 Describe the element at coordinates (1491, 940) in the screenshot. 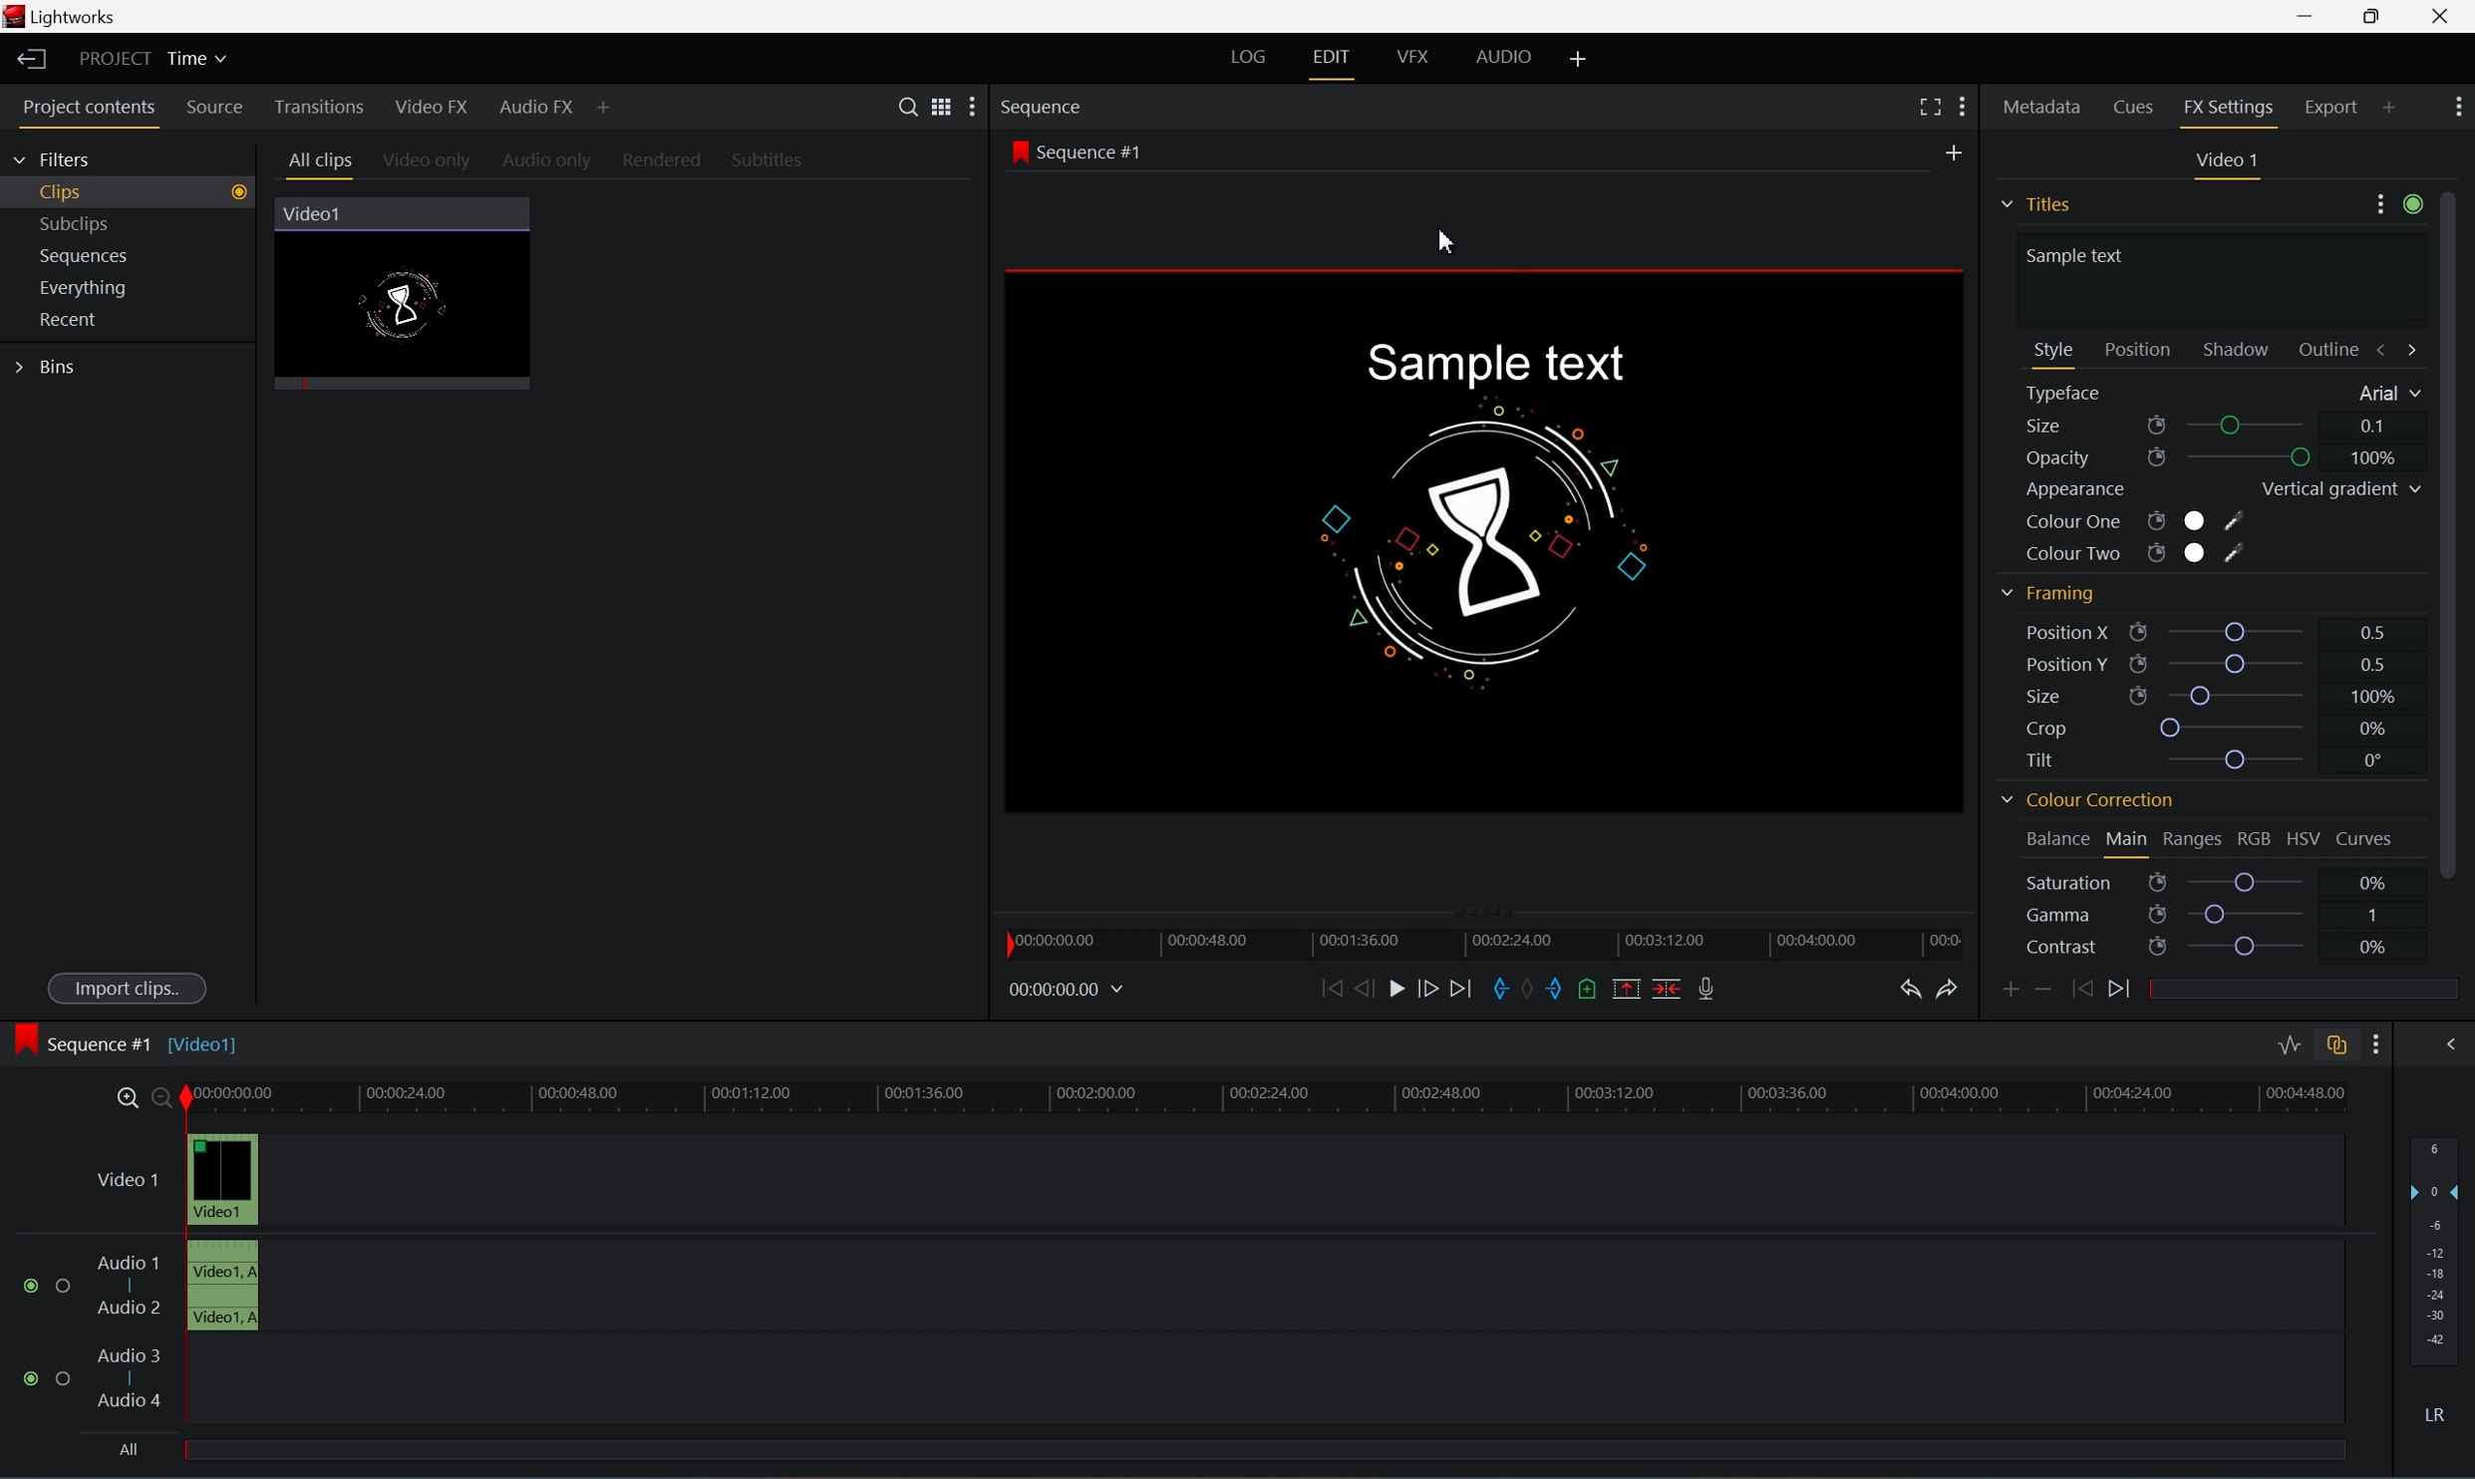

I see `Timeline Navigator` at that location.